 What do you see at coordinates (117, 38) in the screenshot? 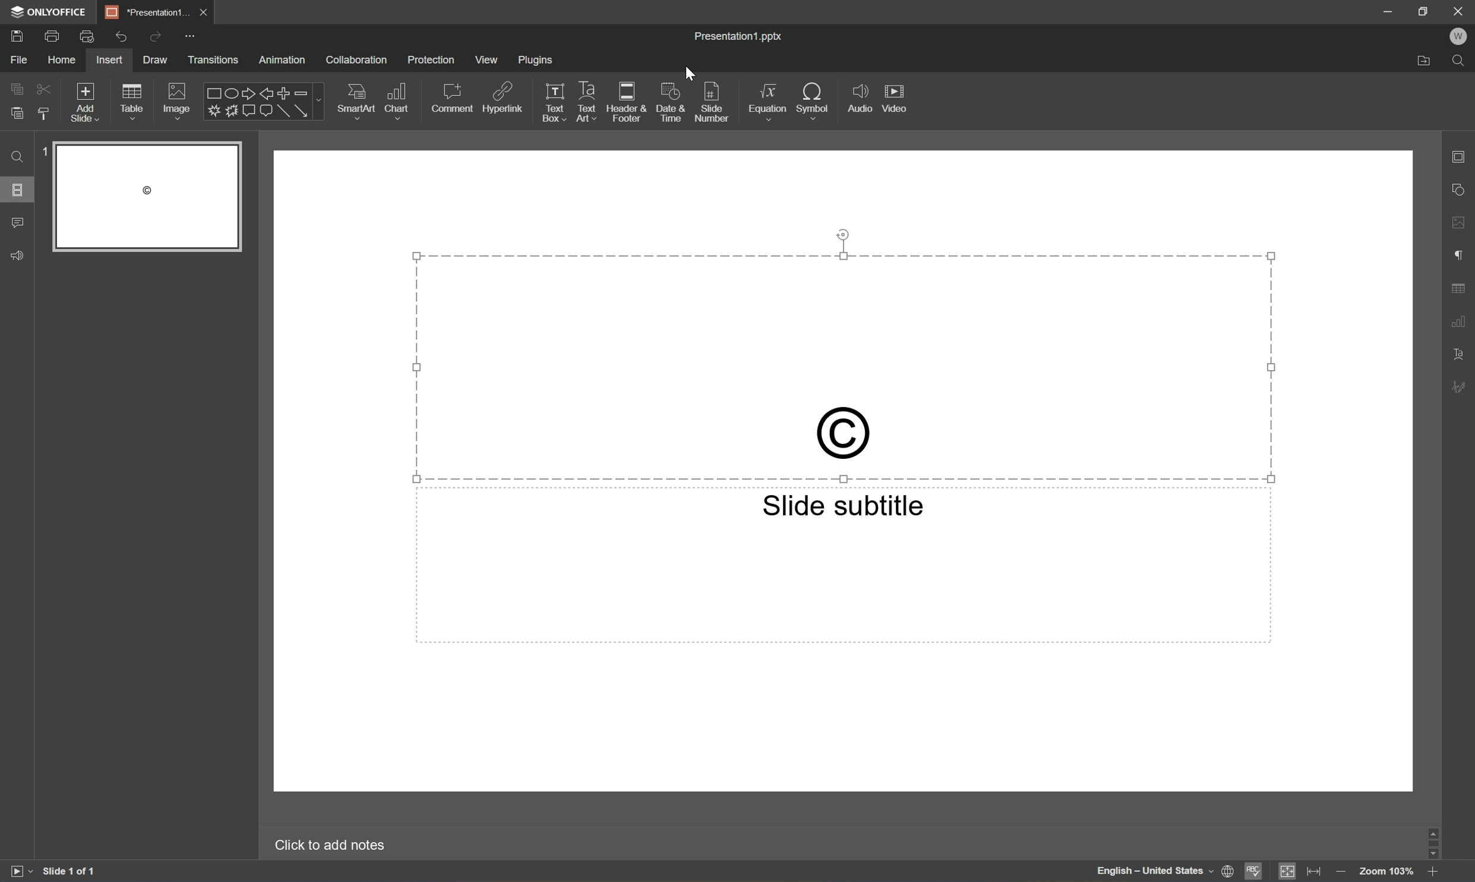
I see `Undo` at bounding box center [117, 38].